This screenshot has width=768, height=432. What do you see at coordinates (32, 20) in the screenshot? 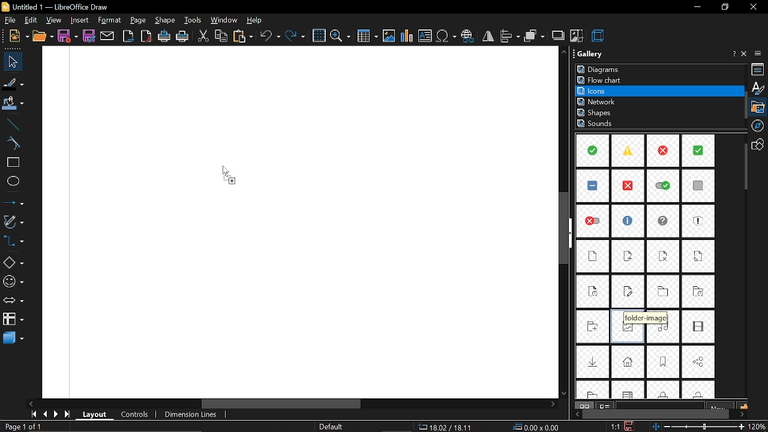
I see `edit` at bounding box center [32, 20].